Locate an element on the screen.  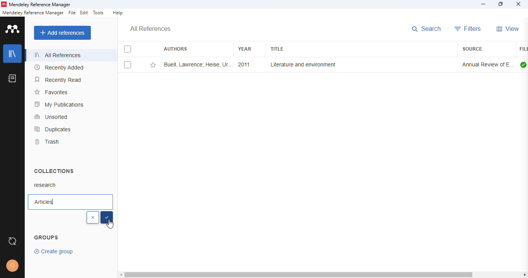
horizontal scroll bar is located at coordinates (298, 275).